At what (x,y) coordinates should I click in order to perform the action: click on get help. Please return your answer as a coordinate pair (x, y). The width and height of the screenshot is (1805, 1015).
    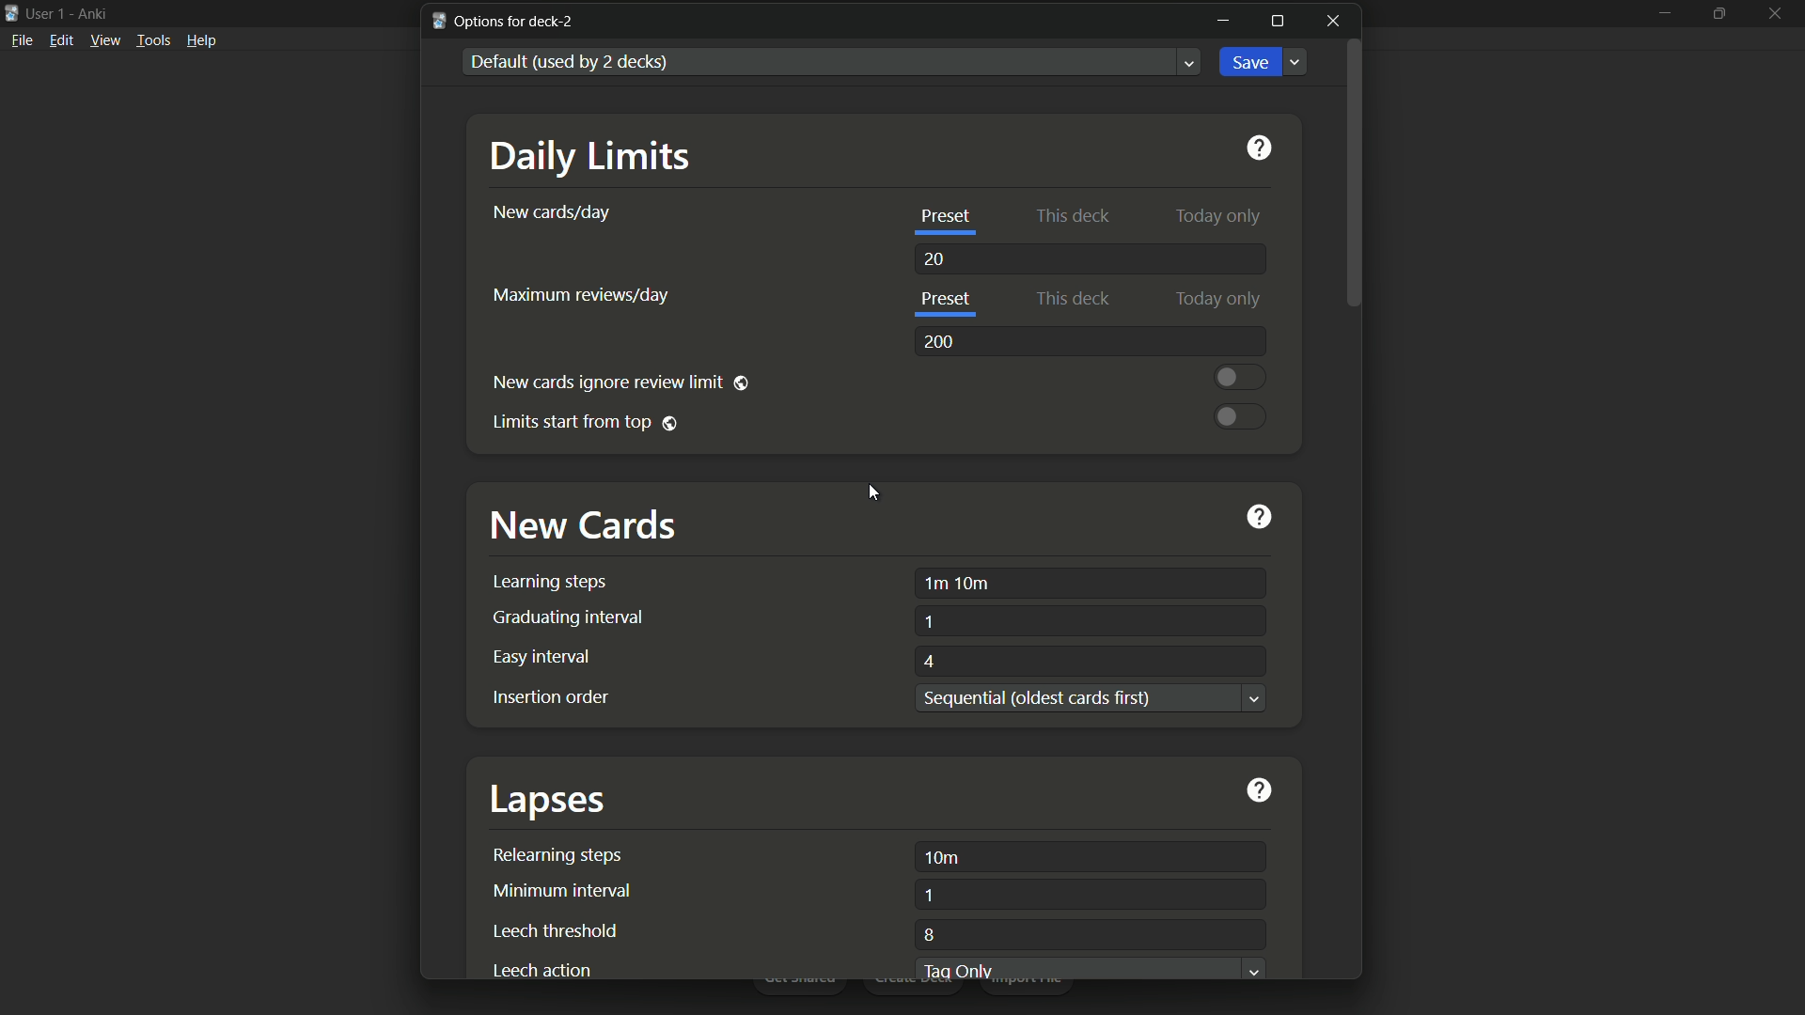
    Looking at the image, I should click on (1254, 147).